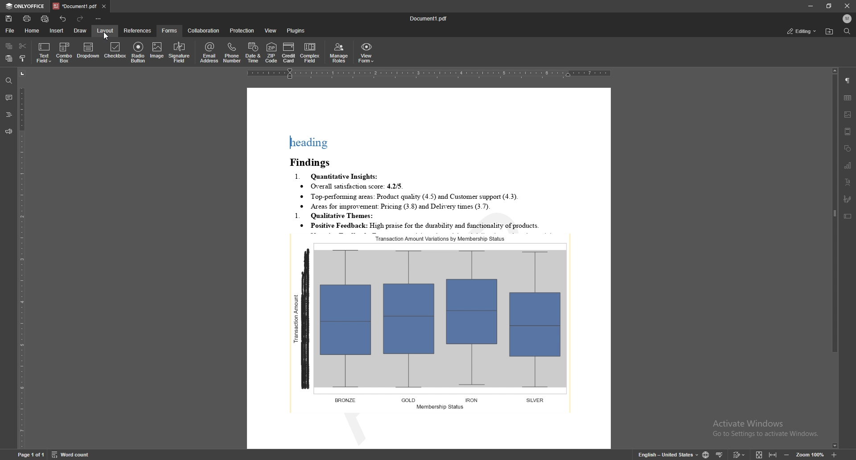  I want to click on file, so click(11, 30).